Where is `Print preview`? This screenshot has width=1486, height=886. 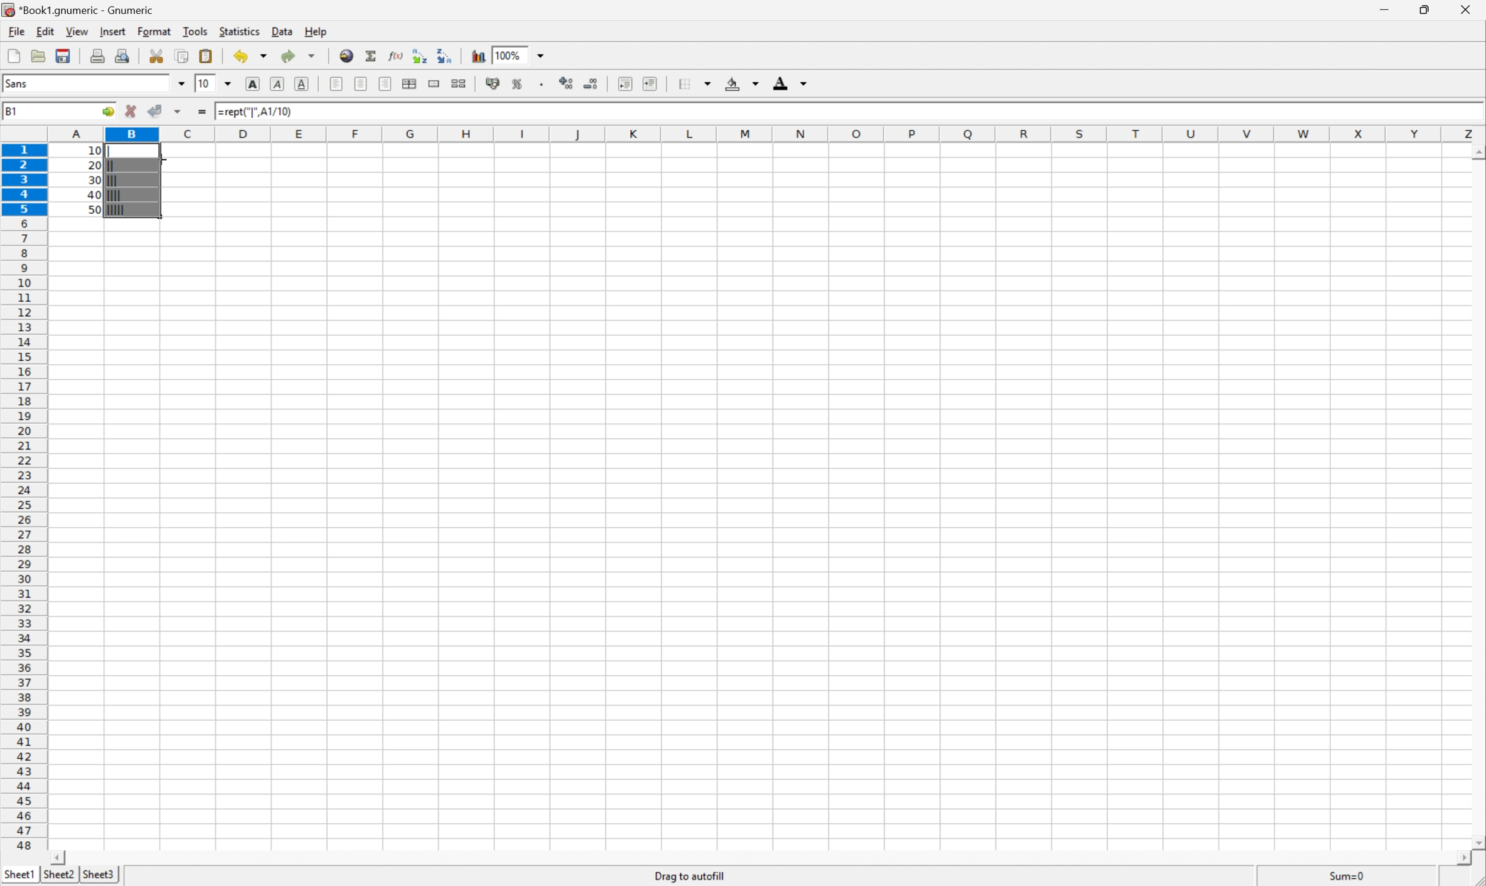 Print preview is located at coordinates (124, 54).